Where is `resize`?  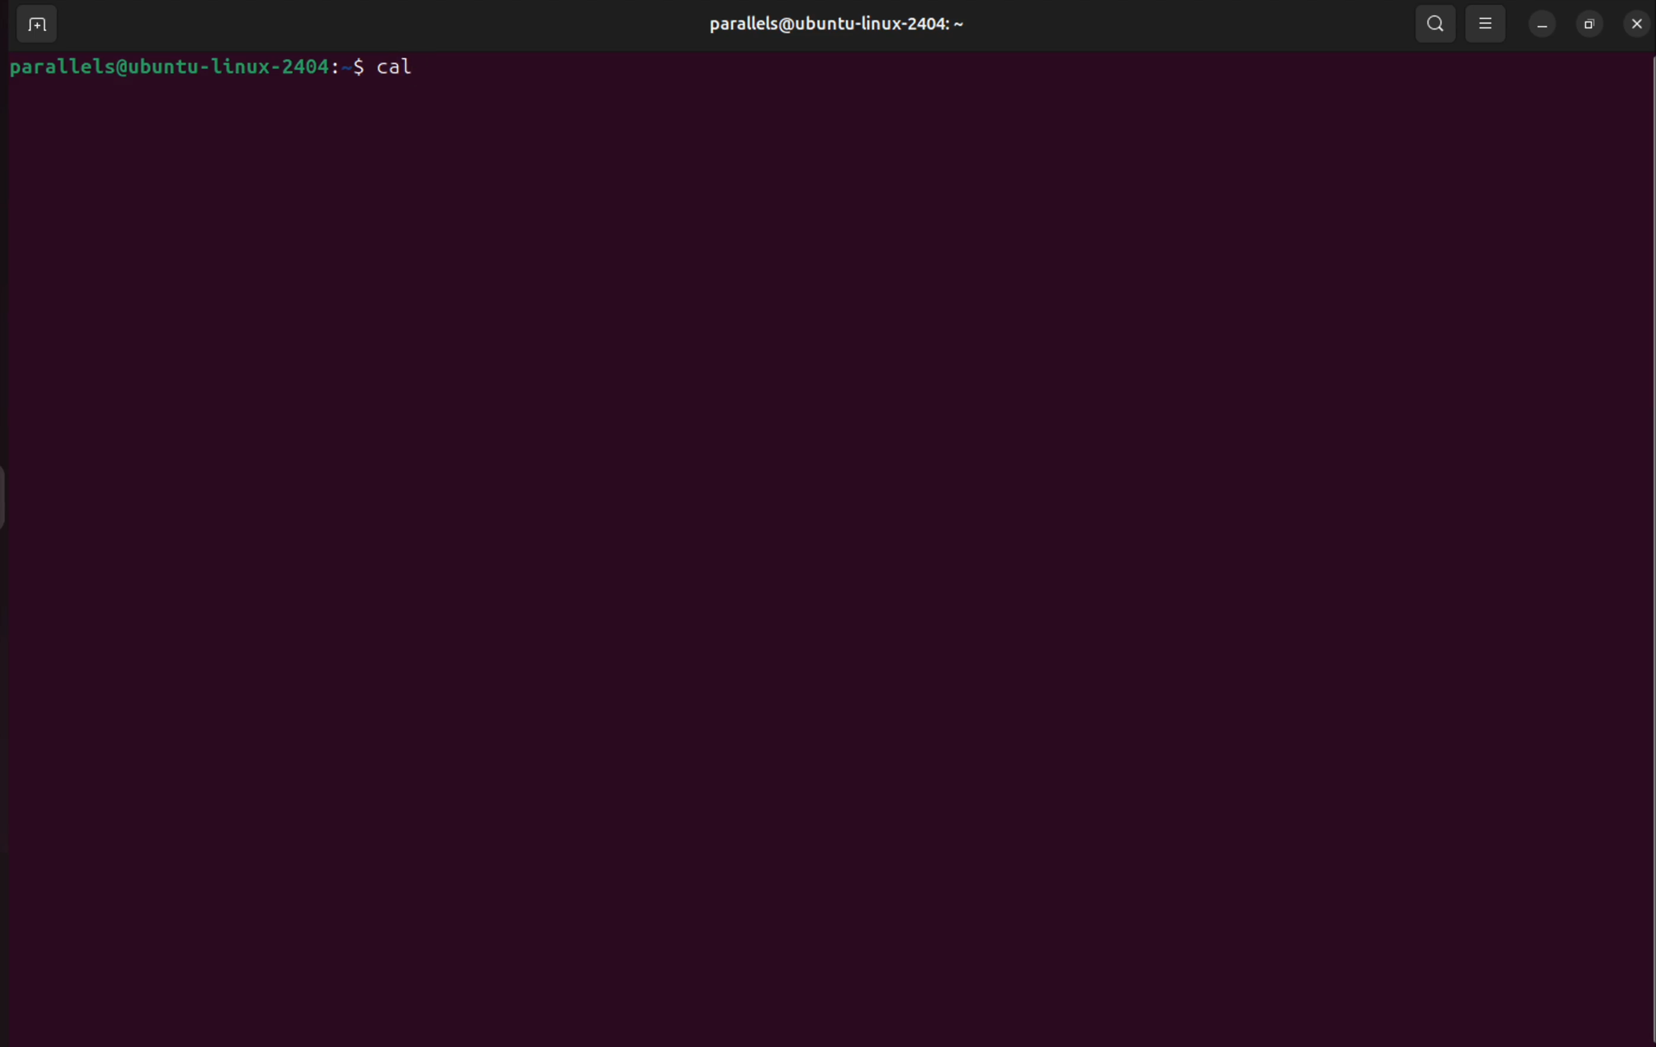 resize is located at coordinates (1586, 24).